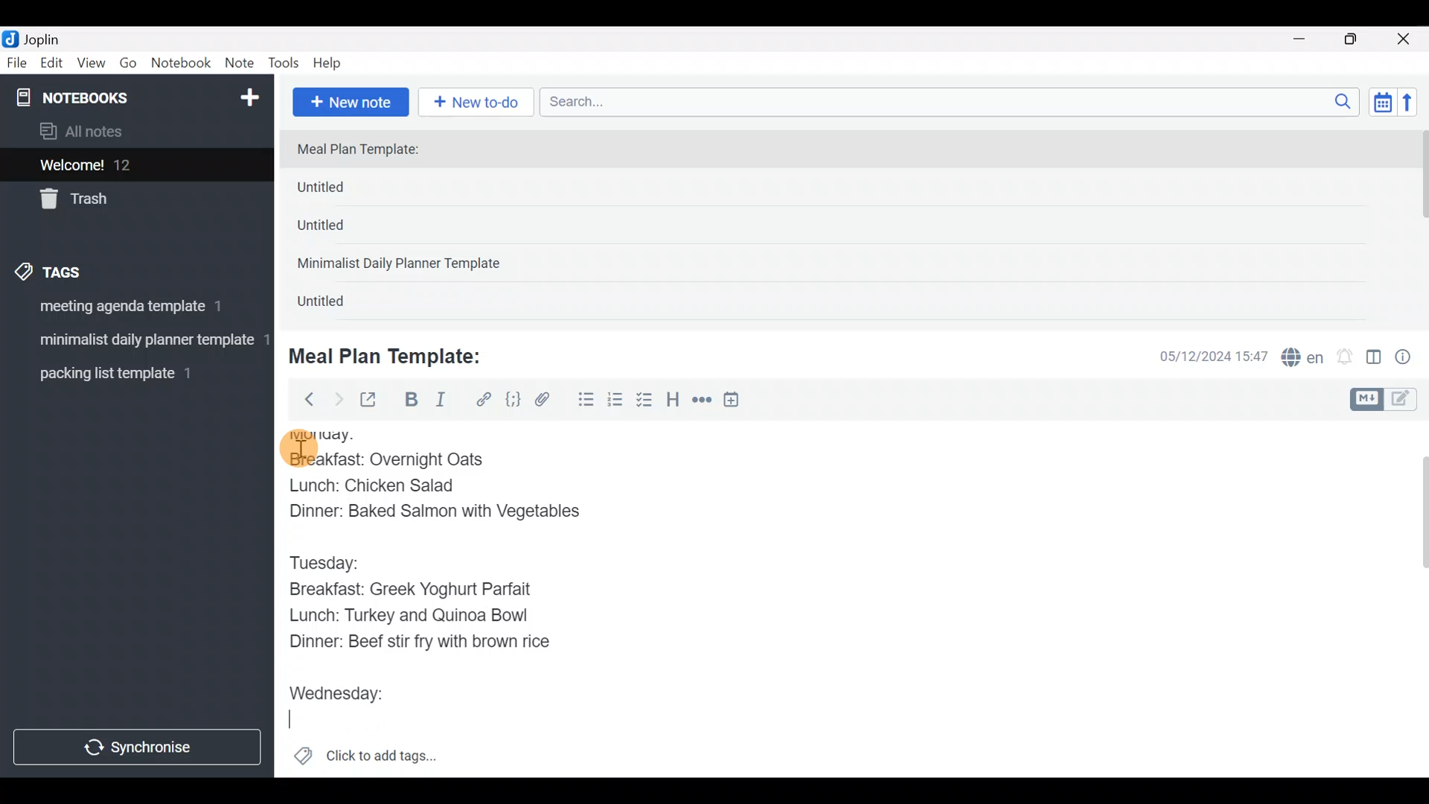 The width and height of the screenshot is (1429, 804). I want to click on Meal Plan Template:, so click(394, 354).